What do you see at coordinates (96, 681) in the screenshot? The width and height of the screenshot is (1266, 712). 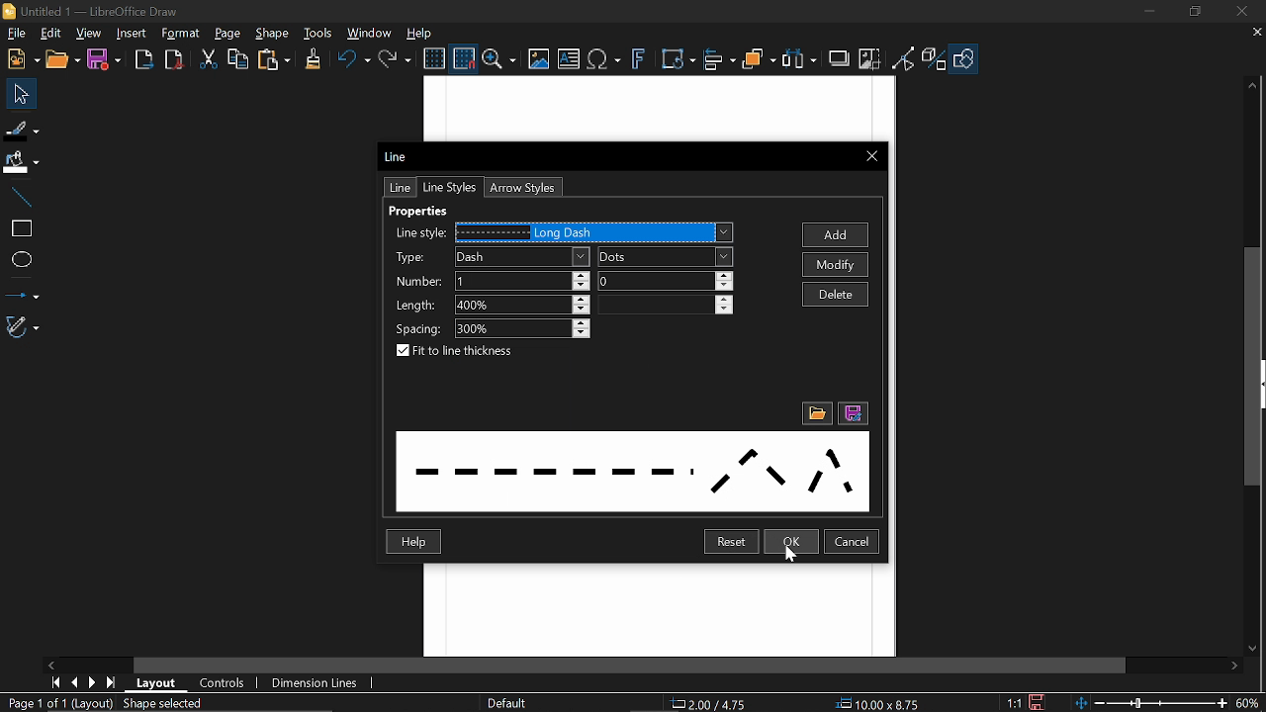 I see `Next page` at bounding box center [96, 681].